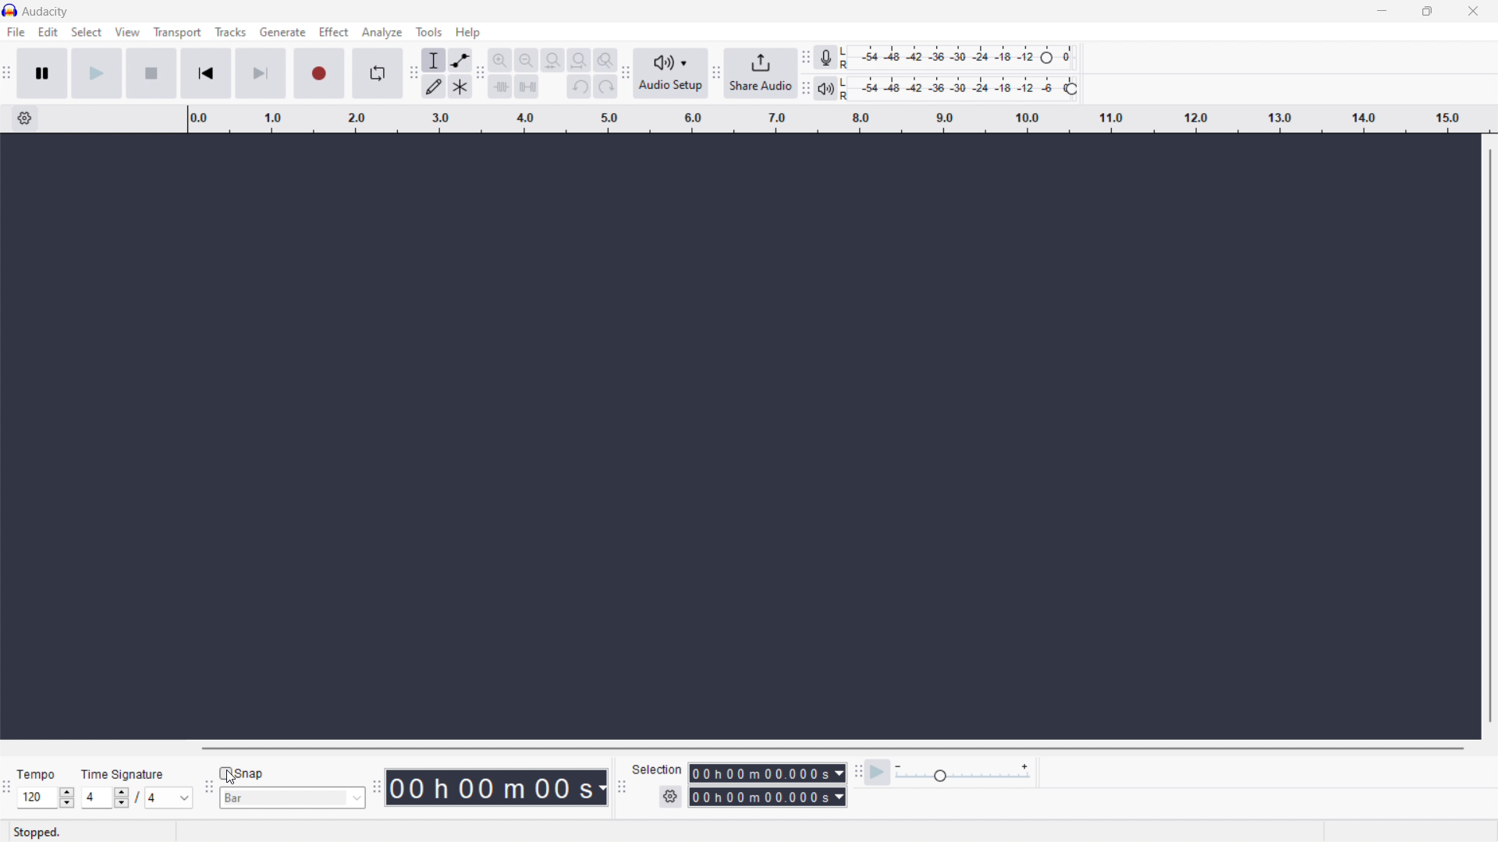 The width and height of the screenshot is (1498, 842). I want to click on zoom in, so click(501, 60).